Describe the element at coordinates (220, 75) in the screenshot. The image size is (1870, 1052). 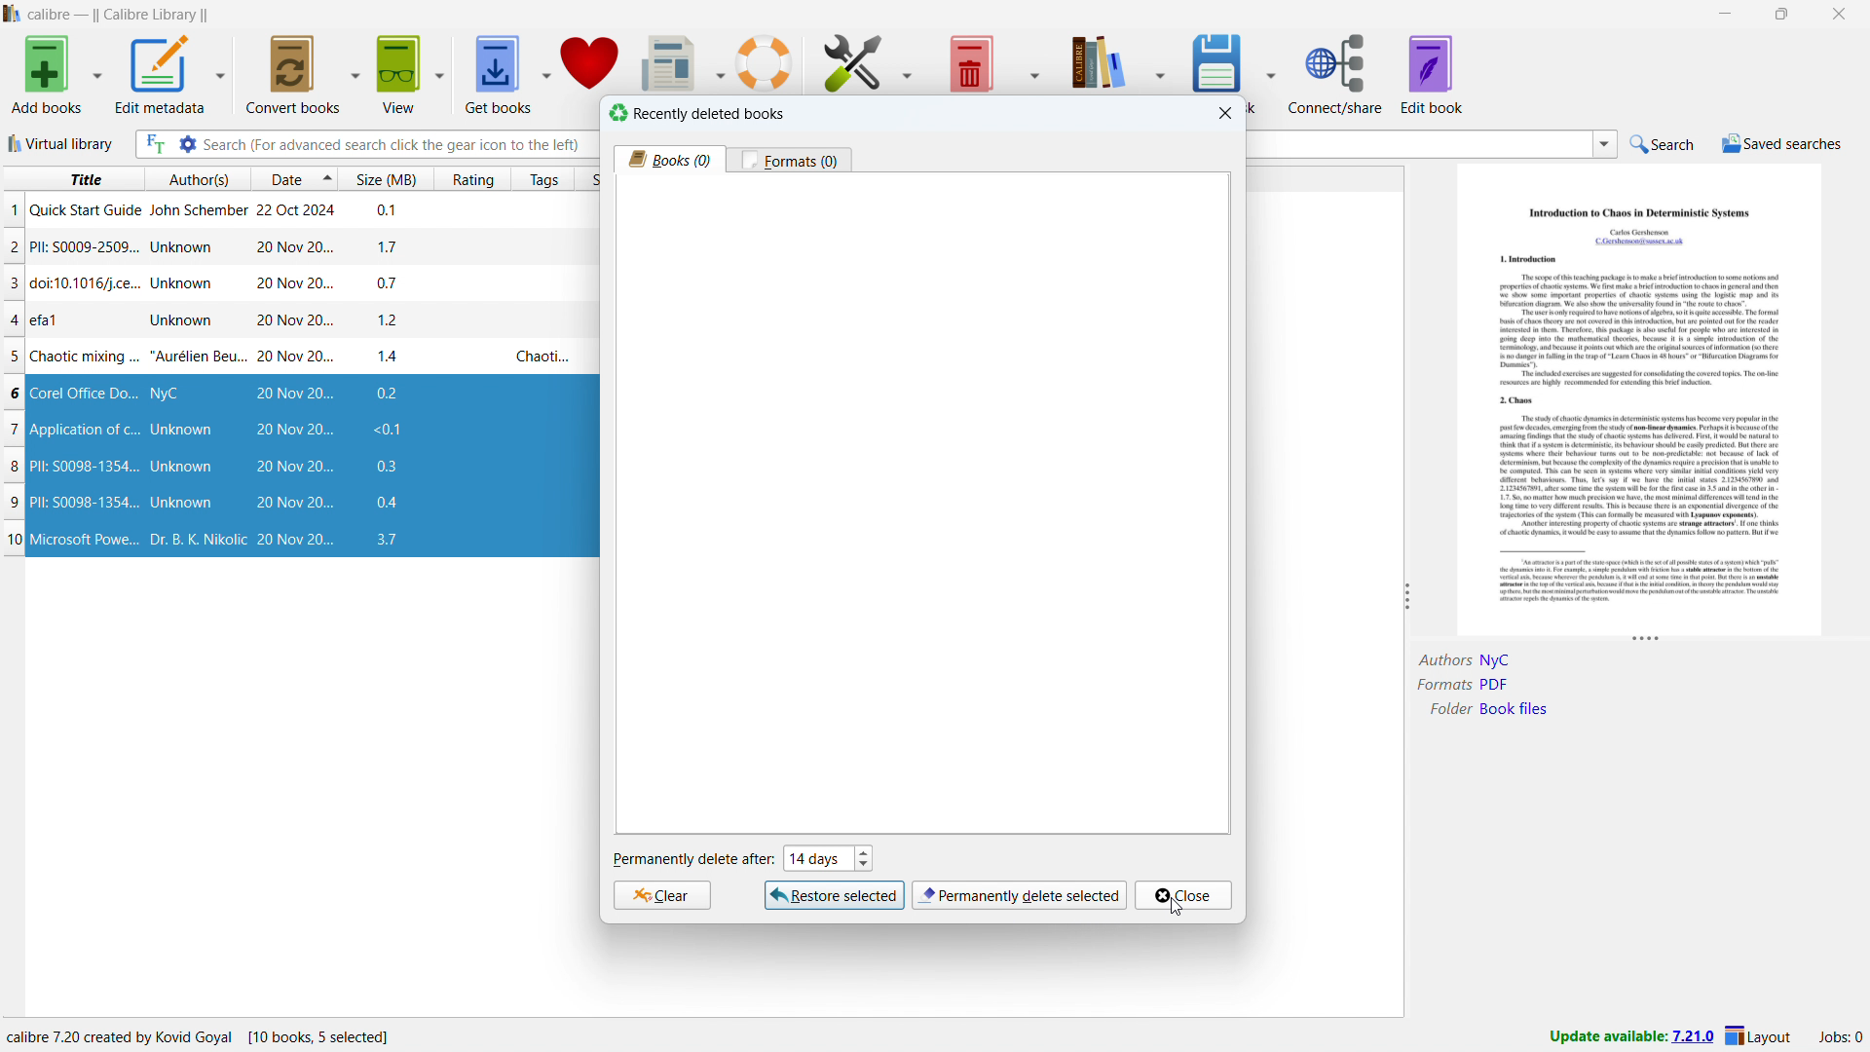
I see `edit metadata options` at that location.